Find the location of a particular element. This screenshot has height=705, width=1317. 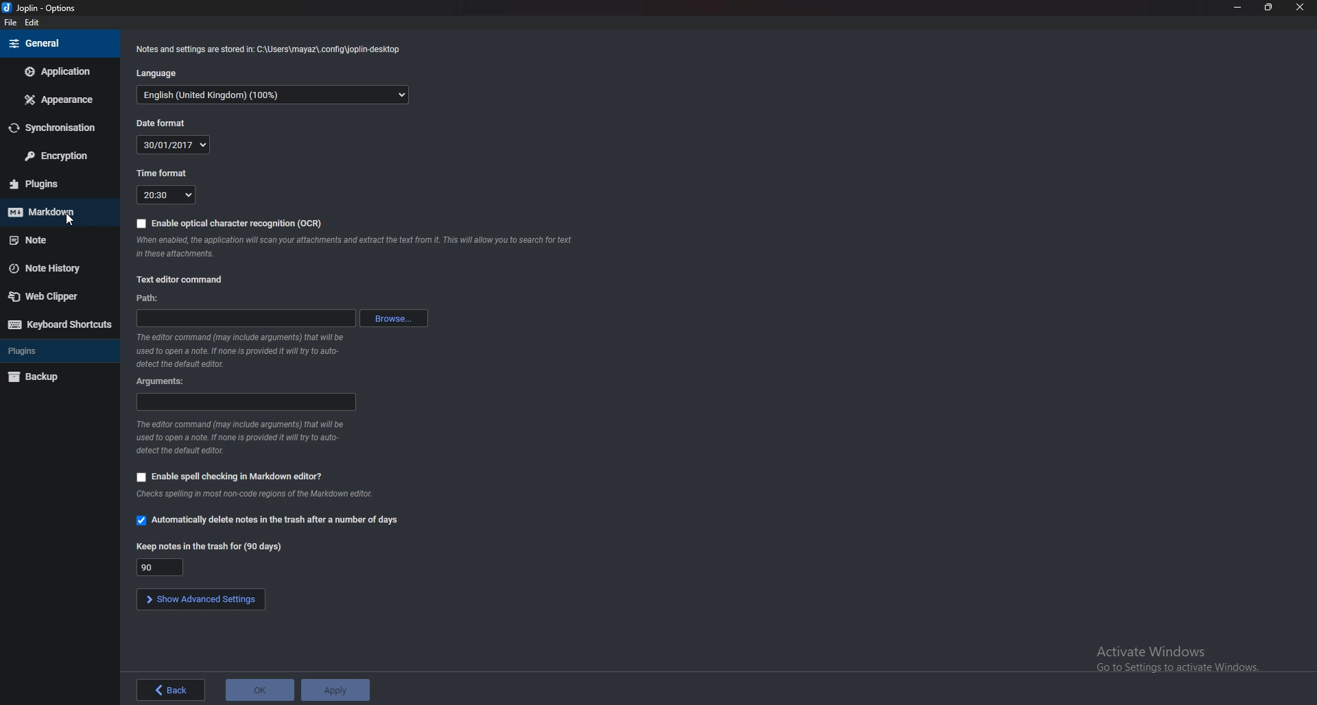

cursor is located at coordinates (64, 221).